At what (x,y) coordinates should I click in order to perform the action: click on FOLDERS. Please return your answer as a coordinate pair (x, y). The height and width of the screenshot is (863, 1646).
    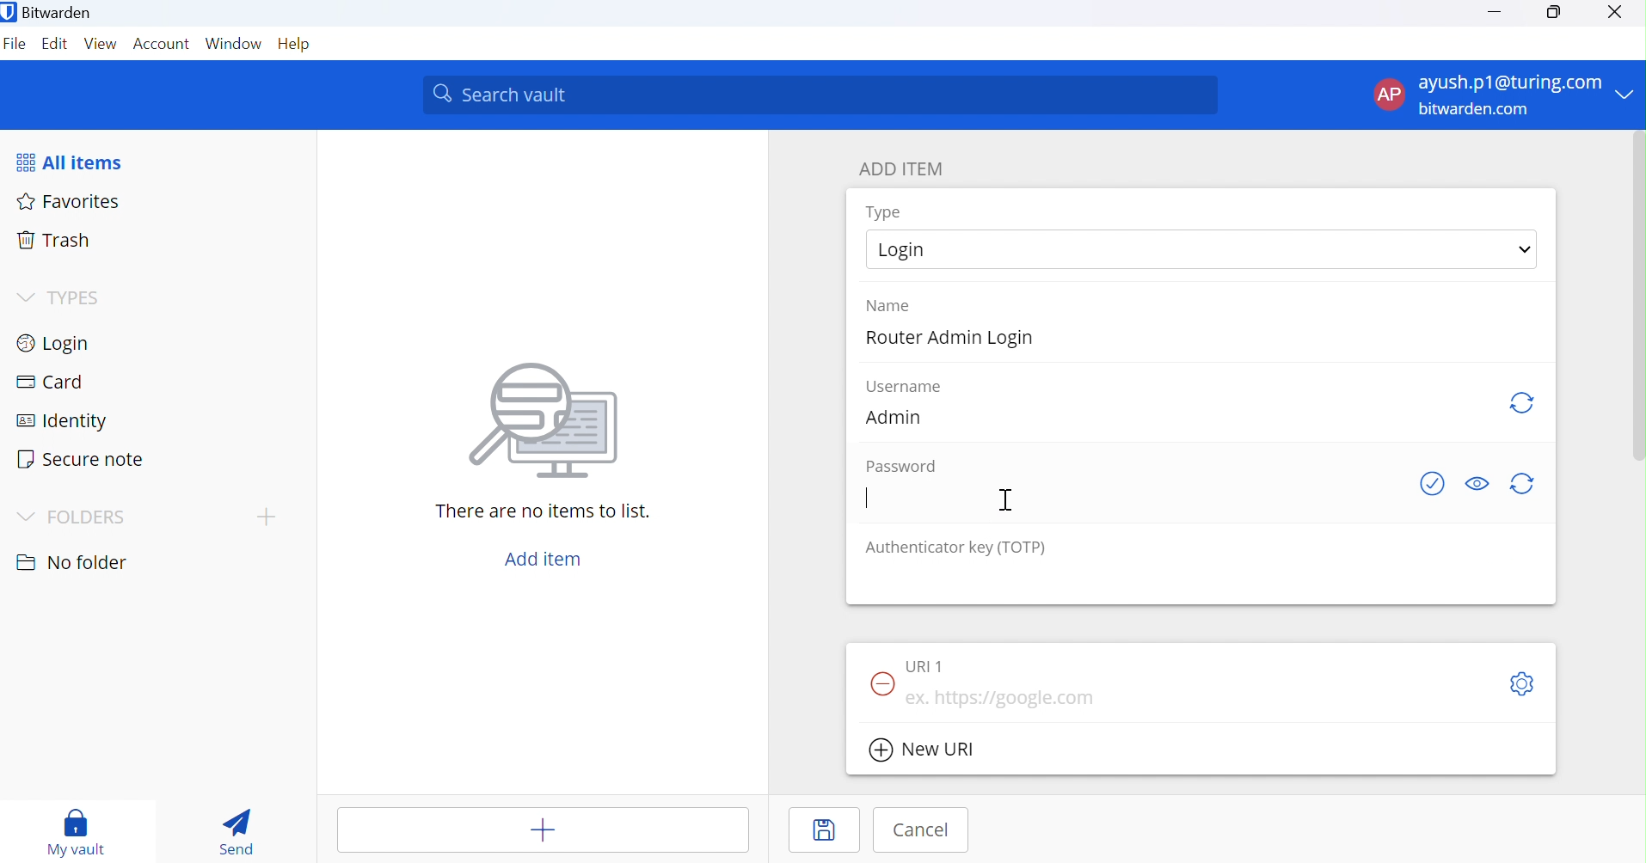
    Looking at the image, I should click on (77, 513).